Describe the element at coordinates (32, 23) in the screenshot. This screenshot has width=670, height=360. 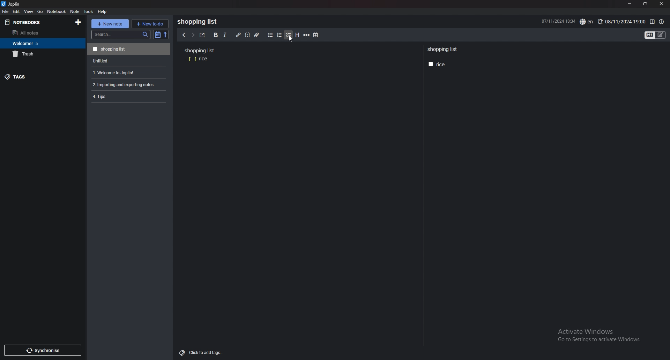
I see `notebooks` at that location.